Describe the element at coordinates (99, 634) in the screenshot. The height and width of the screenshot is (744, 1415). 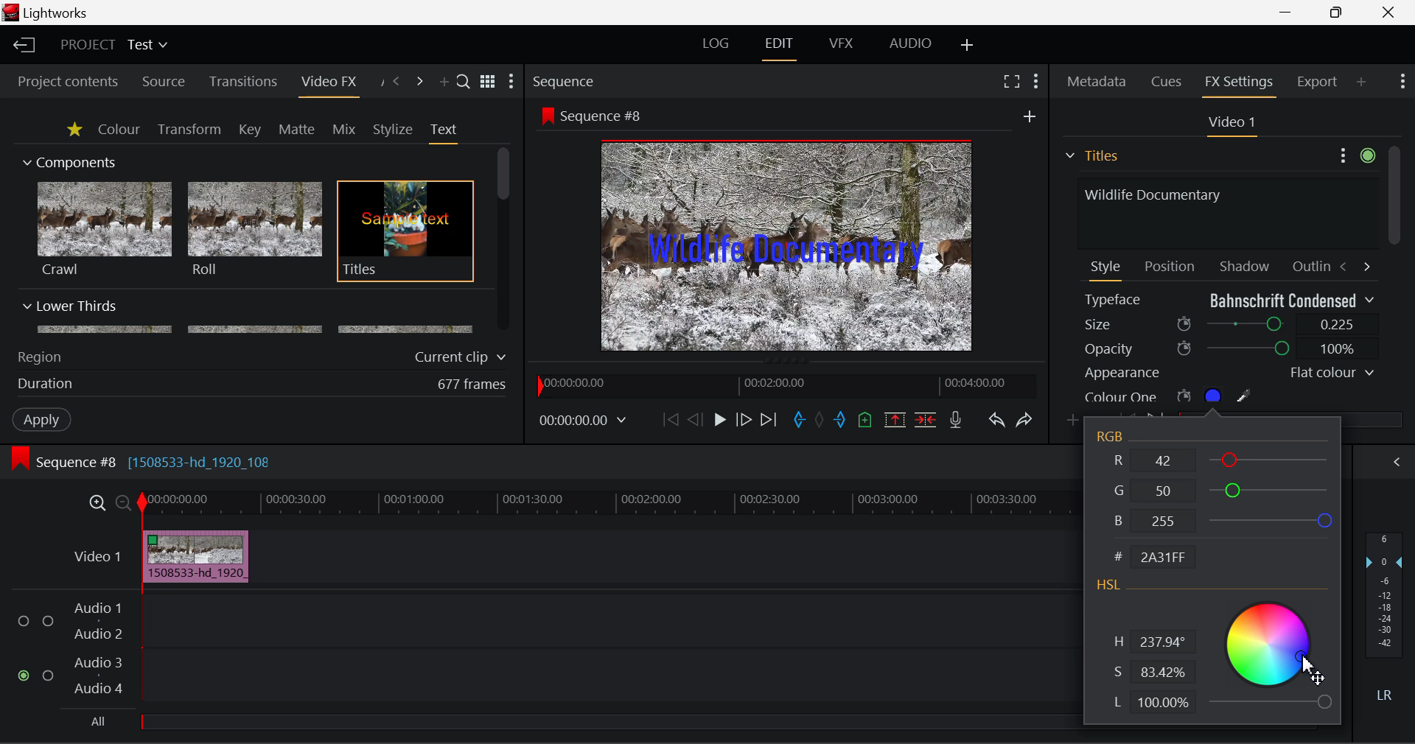
I see `Audio 2` at that location.